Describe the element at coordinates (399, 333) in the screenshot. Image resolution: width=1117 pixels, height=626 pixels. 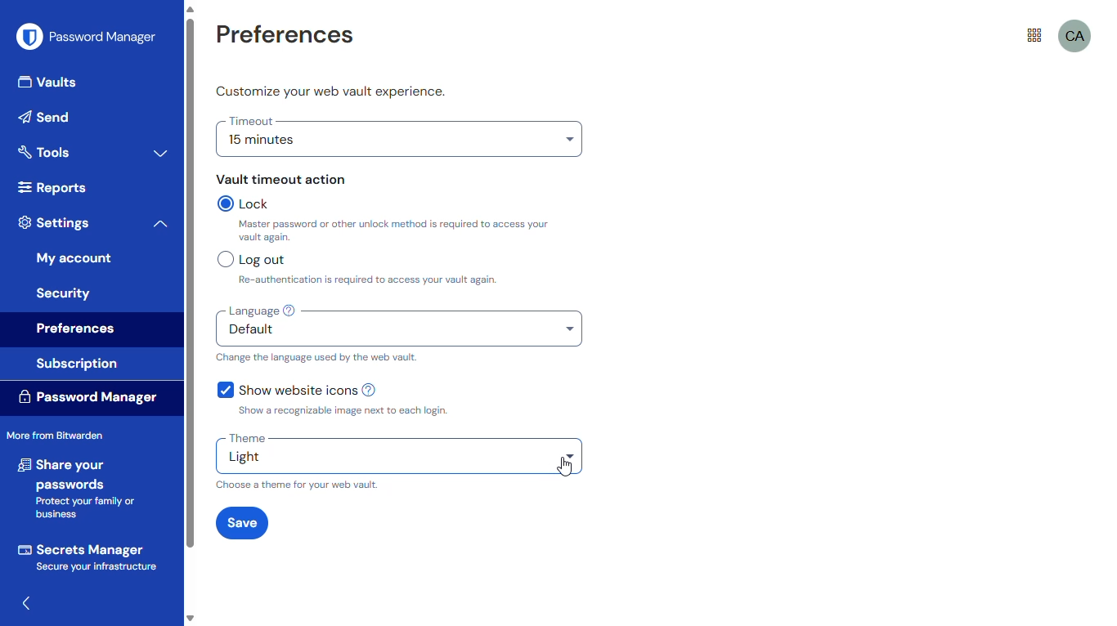
I see `default` at that location.